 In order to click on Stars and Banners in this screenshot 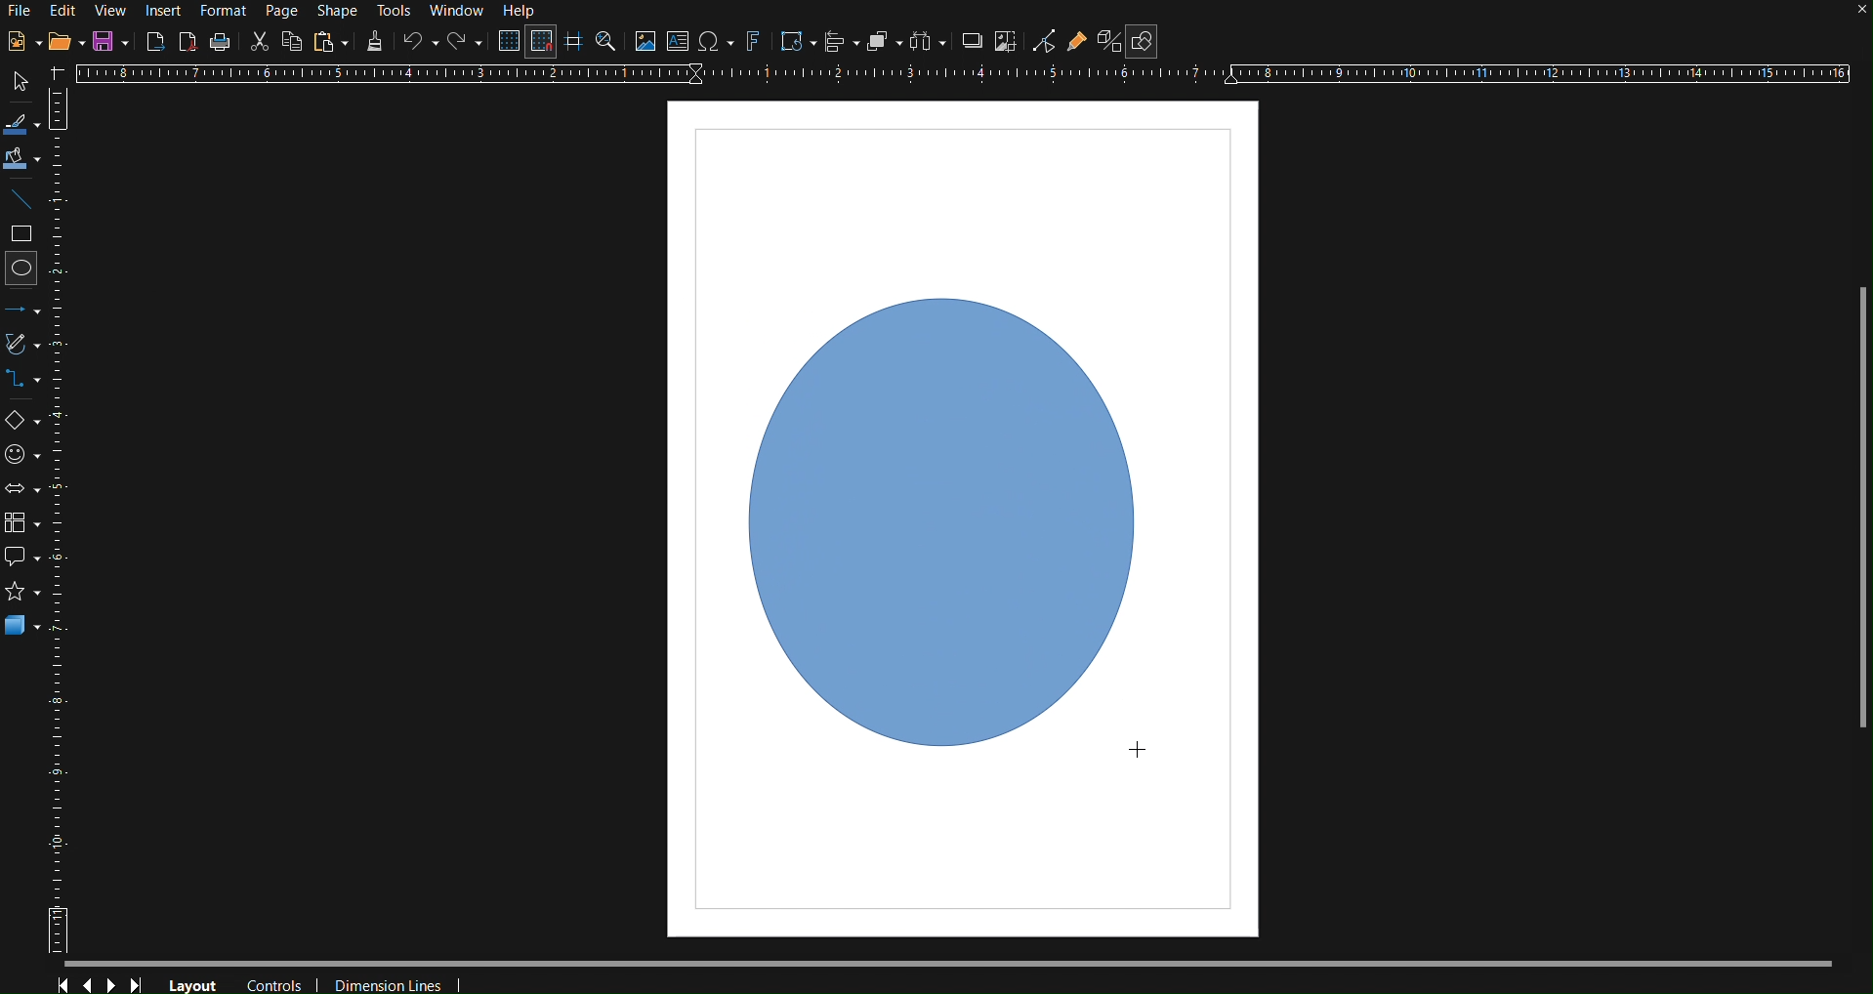, I will do `click(20, 595)`.